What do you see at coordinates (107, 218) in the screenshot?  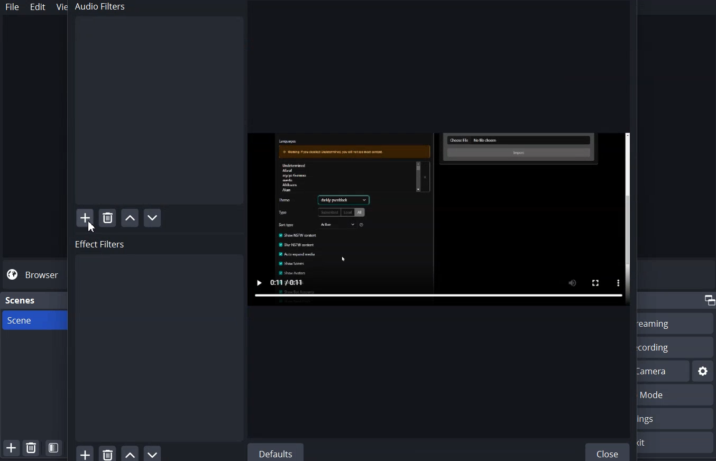 I see `Remove Filter` at bounding box center [107, 218].